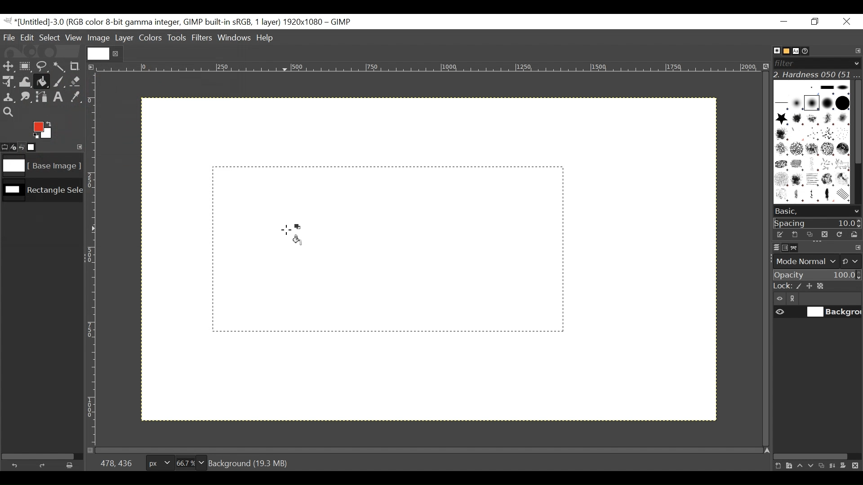 This screenshot has height=485, width=863. Describe the element at coordinates (783, 247) in the screenshot. I see `Channels` at that location.